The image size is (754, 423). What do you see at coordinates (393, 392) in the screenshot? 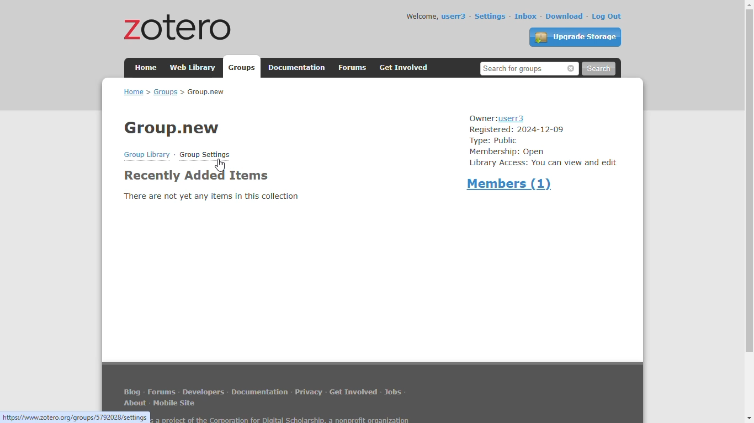
I see `jobs` at bounding box center [393, 392].